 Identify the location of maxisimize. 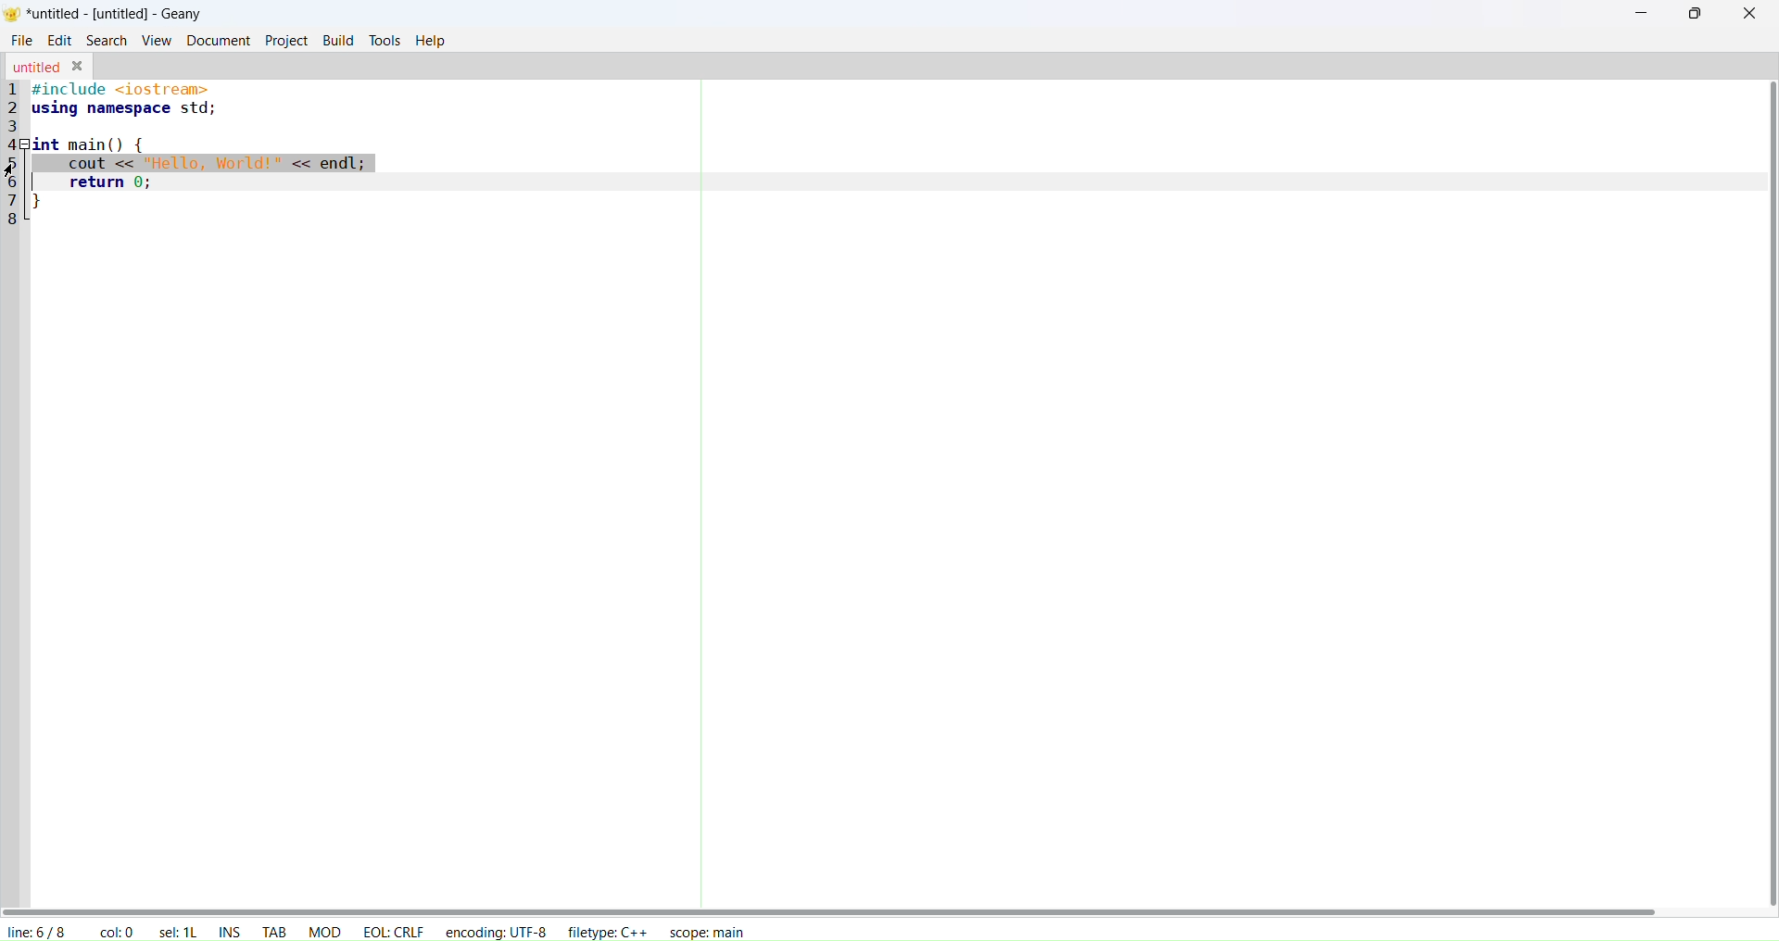
(1696, 12).